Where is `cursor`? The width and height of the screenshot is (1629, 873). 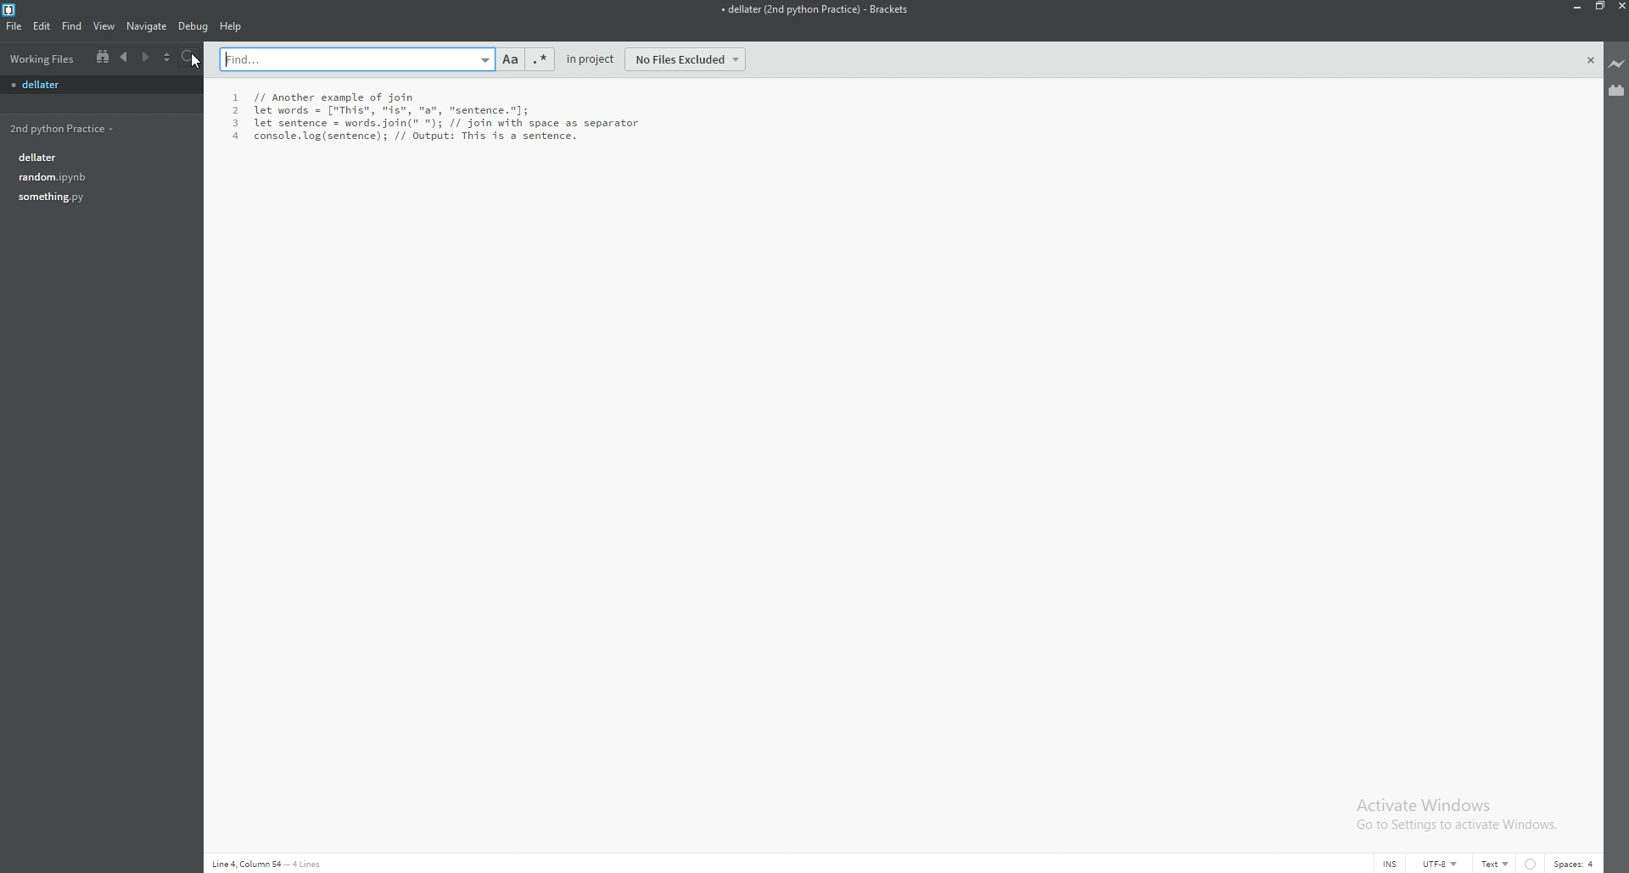
cursor is located at coordinates (195, 59).